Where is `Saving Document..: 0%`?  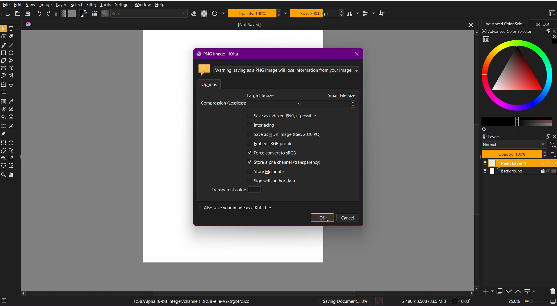 Saving Document..: 0% is located at coordinates (346, 301).